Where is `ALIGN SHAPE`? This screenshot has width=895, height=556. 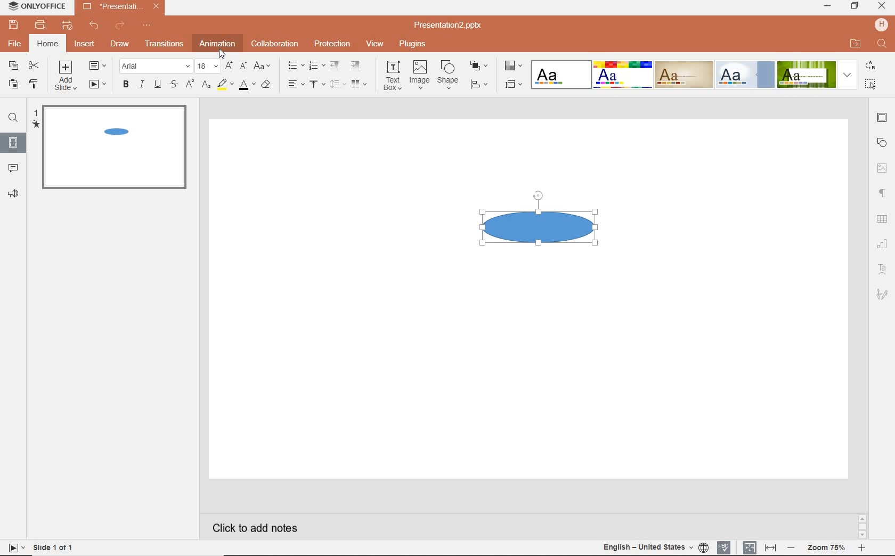
ALIGN SHAPE is located at coordinates (479, 85).